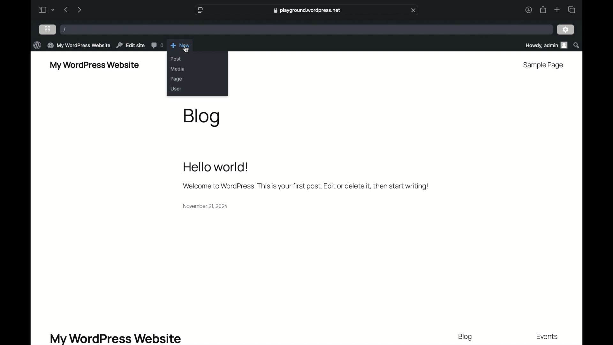 This screenshot has height=345, width=613. Describe the element at coordinates (200, 10) in the screenshot. I see `website settings` at that location.